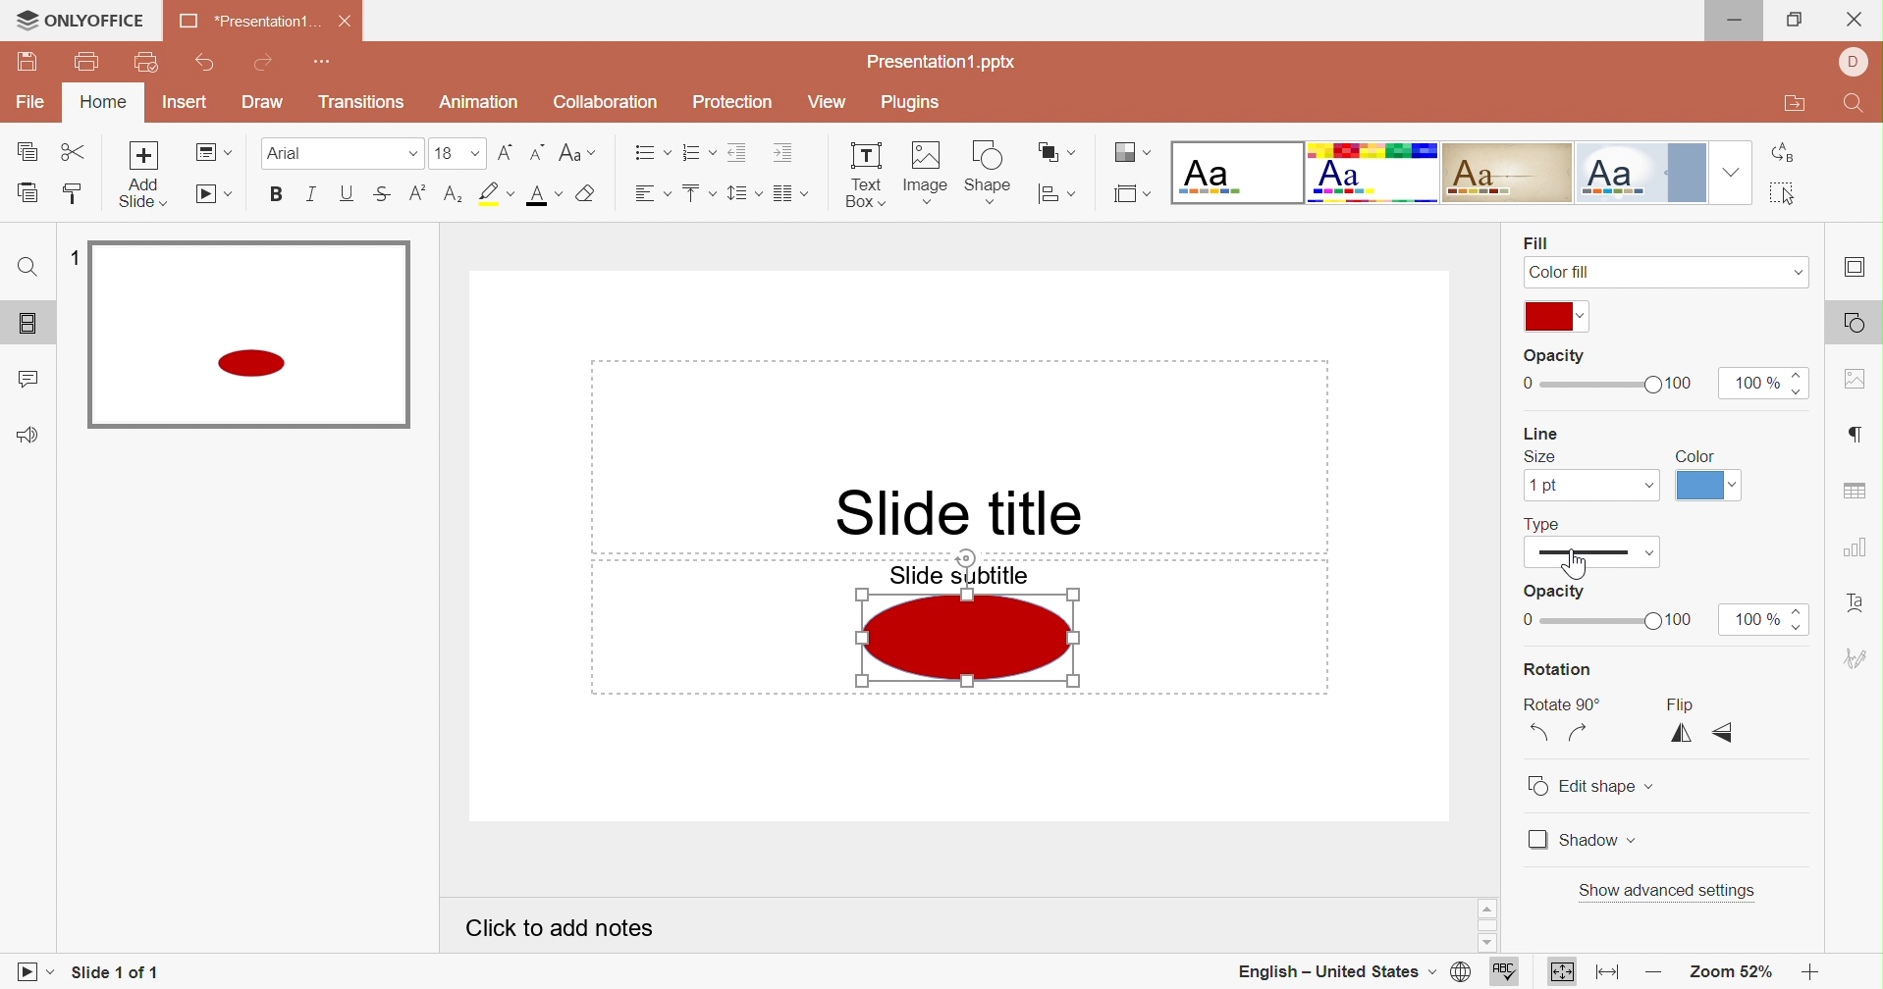  I want to click on Slider, so click(1599, 384).